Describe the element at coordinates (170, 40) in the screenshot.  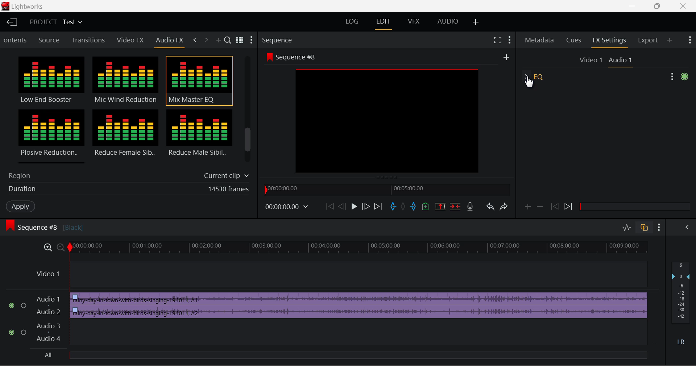
I see `Audio FX ` at that location.